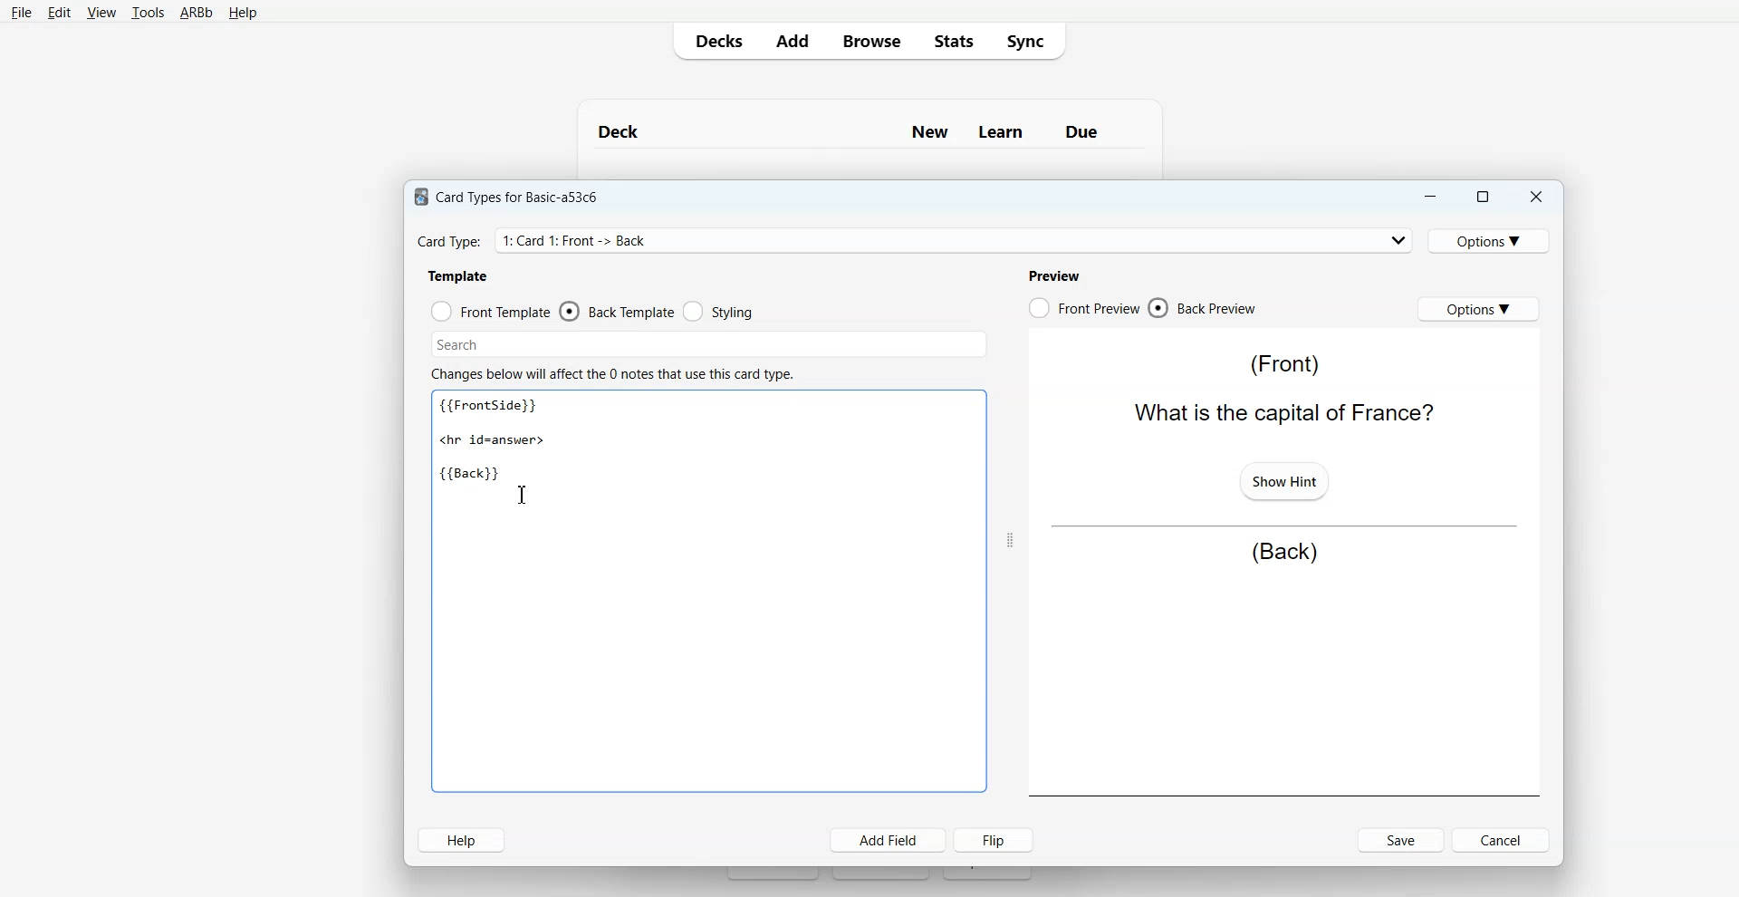 This screenshot has height=897, width=1739. I want to click on Close, so click(1535, 198).